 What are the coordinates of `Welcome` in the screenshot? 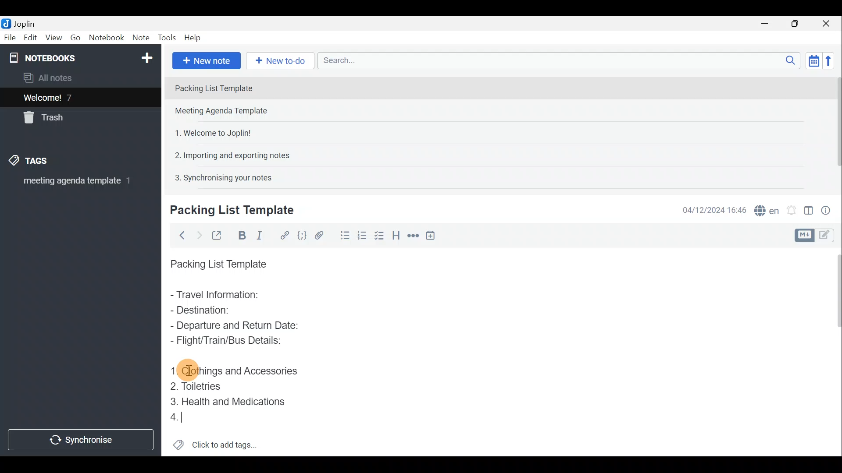 It's located at (67, 97).